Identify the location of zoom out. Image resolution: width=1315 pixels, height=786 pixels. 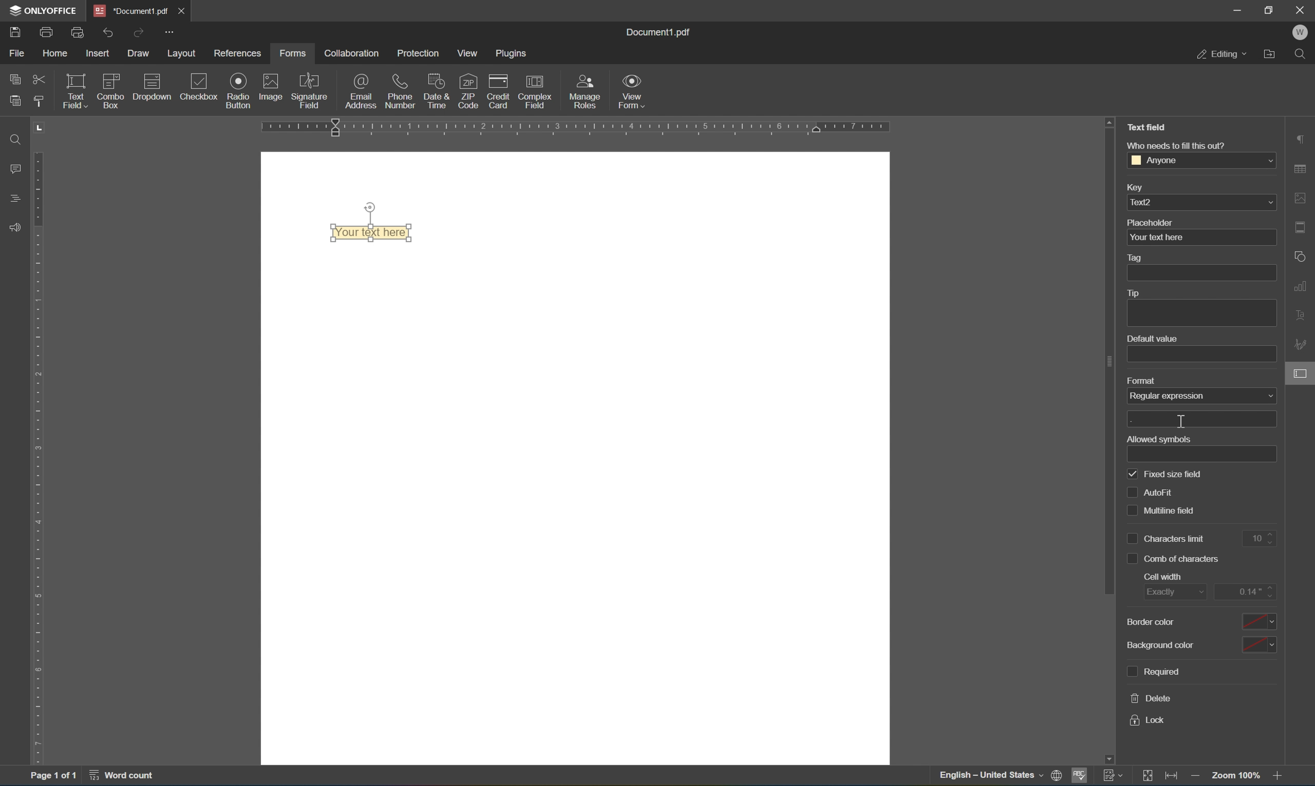
(1197, 776).